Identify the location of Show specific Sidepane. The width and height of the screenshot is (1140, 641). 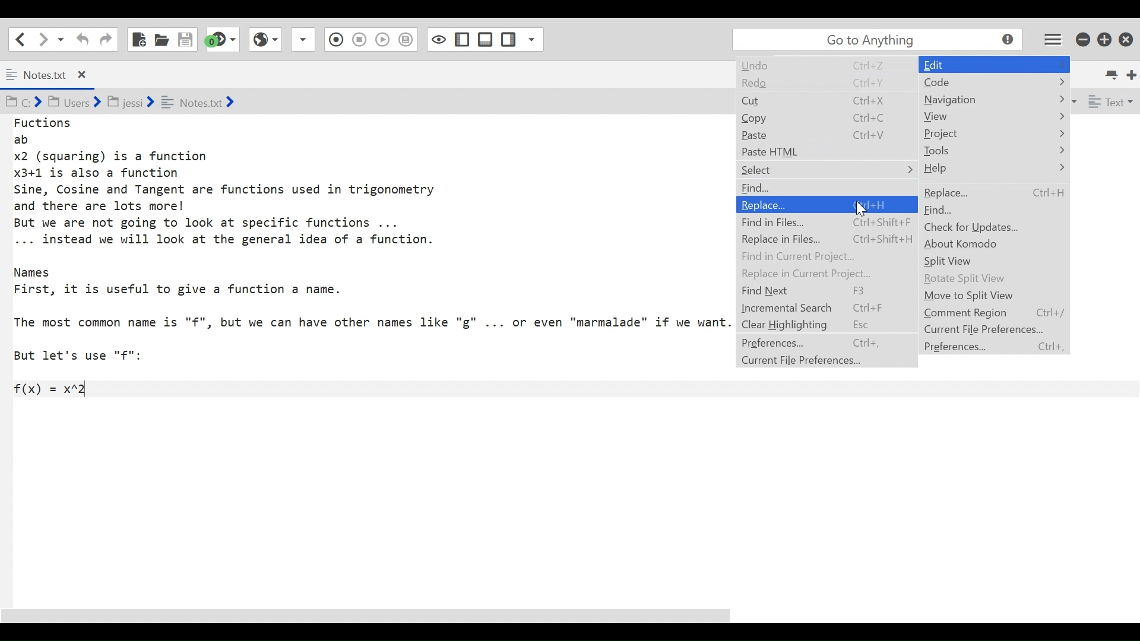
(522, 40).